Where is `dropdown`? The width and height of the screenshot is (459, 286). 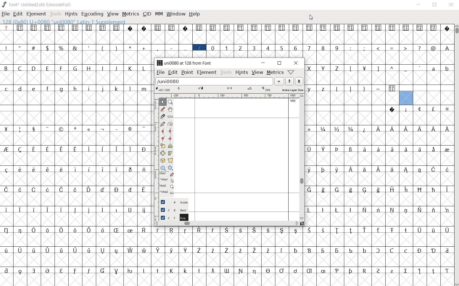
dropdown is located at coordinates (279, 81).